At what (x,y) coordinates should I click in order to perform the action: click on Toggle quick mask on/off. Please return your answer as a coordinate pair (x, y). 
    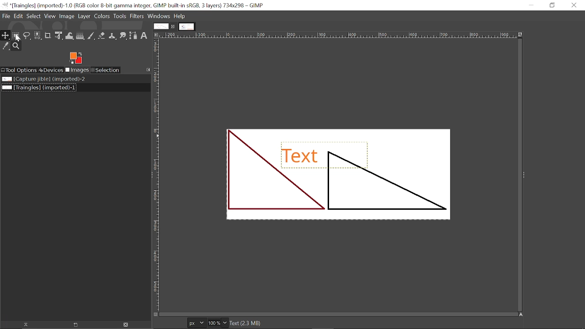
    Looking at the image, I should click on (156, 315).